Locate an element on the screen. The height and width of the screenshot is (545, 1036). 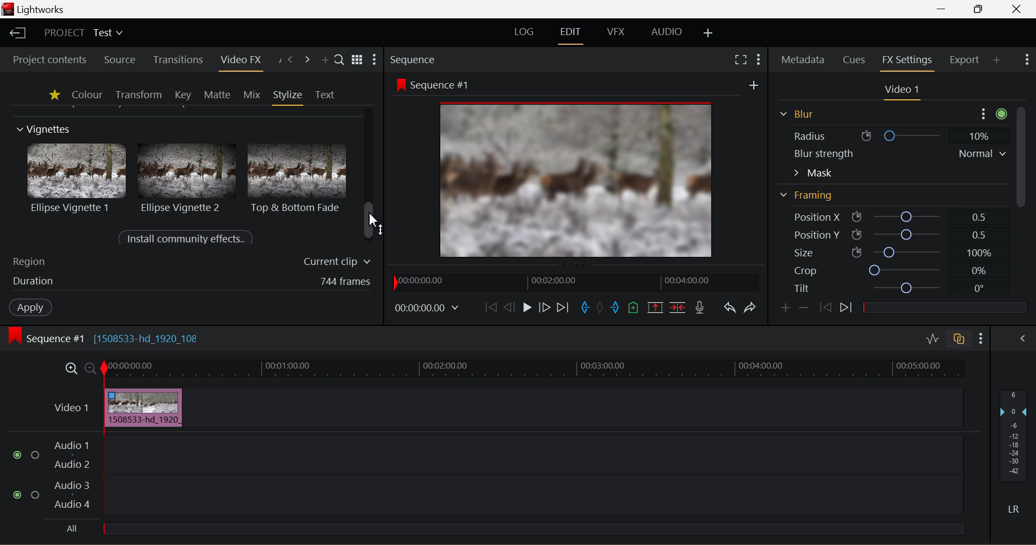
Project Timeline Navigator is located at coordinates (573, 282).